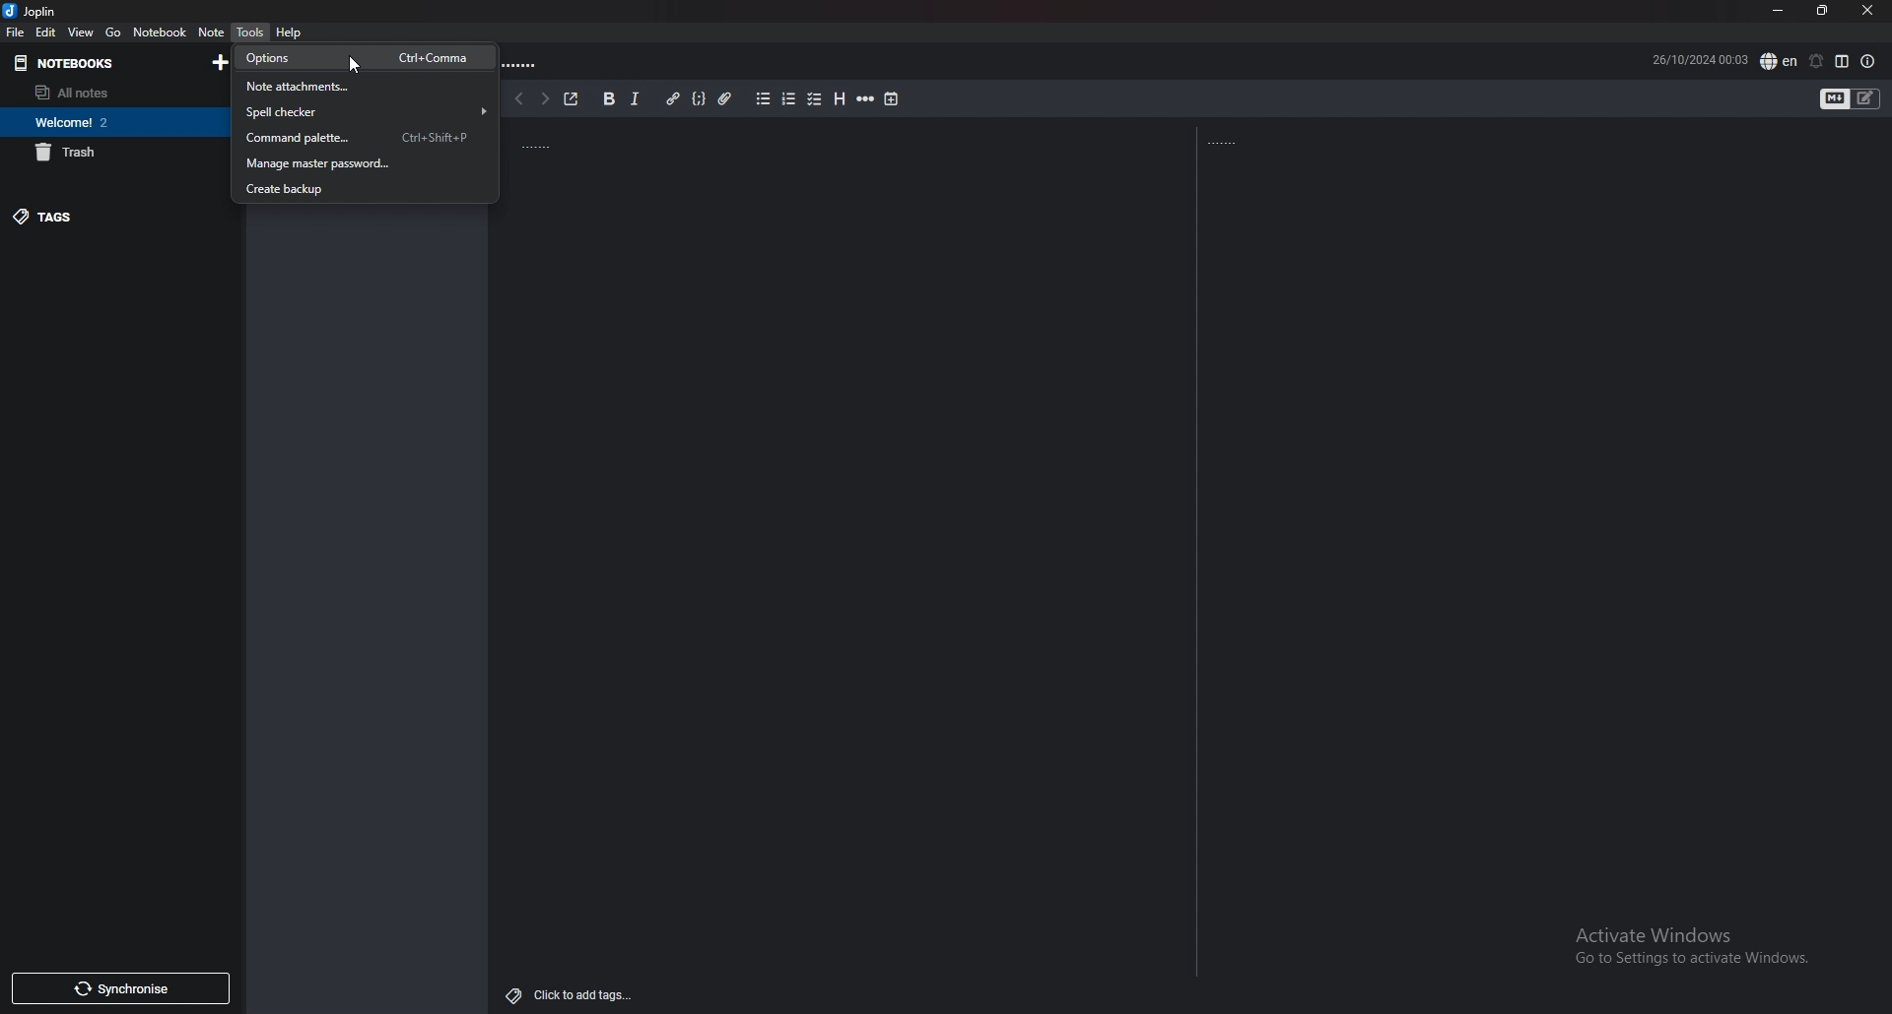 Image resolution: width=1892 pixels, height=1014 pixels. What do you see at coordinates (543, 99) in the screenshot?
I see `forward` at bounding box center [543, 99].